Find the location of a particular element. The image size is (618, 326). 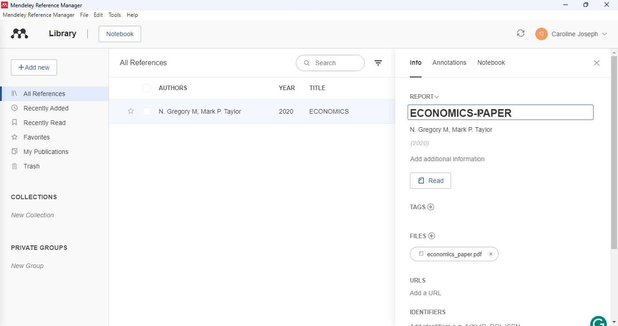

all references is located at coordinates (143, 62).